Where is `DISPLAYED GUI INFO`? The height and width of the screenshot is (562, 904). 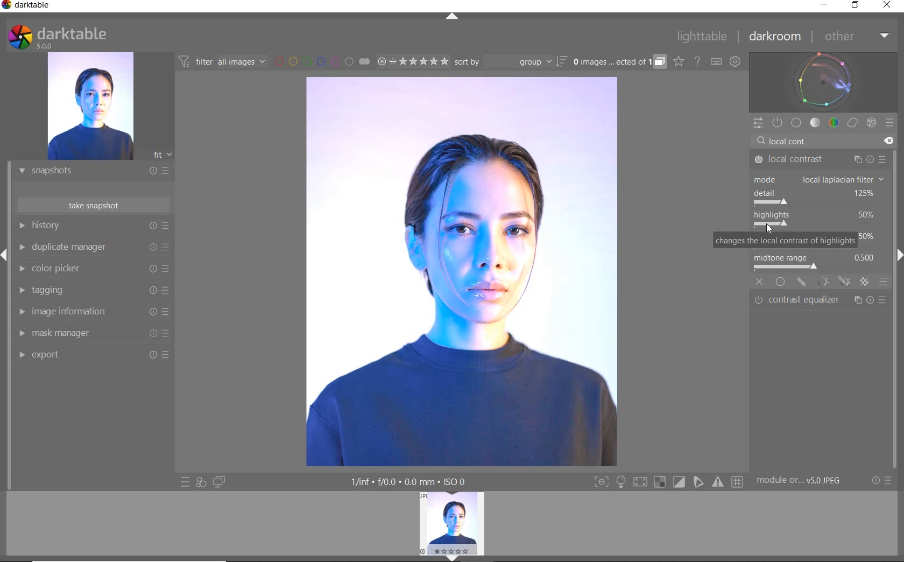 DISPLAYED GUI INFO is located at coordinates (406, 482).